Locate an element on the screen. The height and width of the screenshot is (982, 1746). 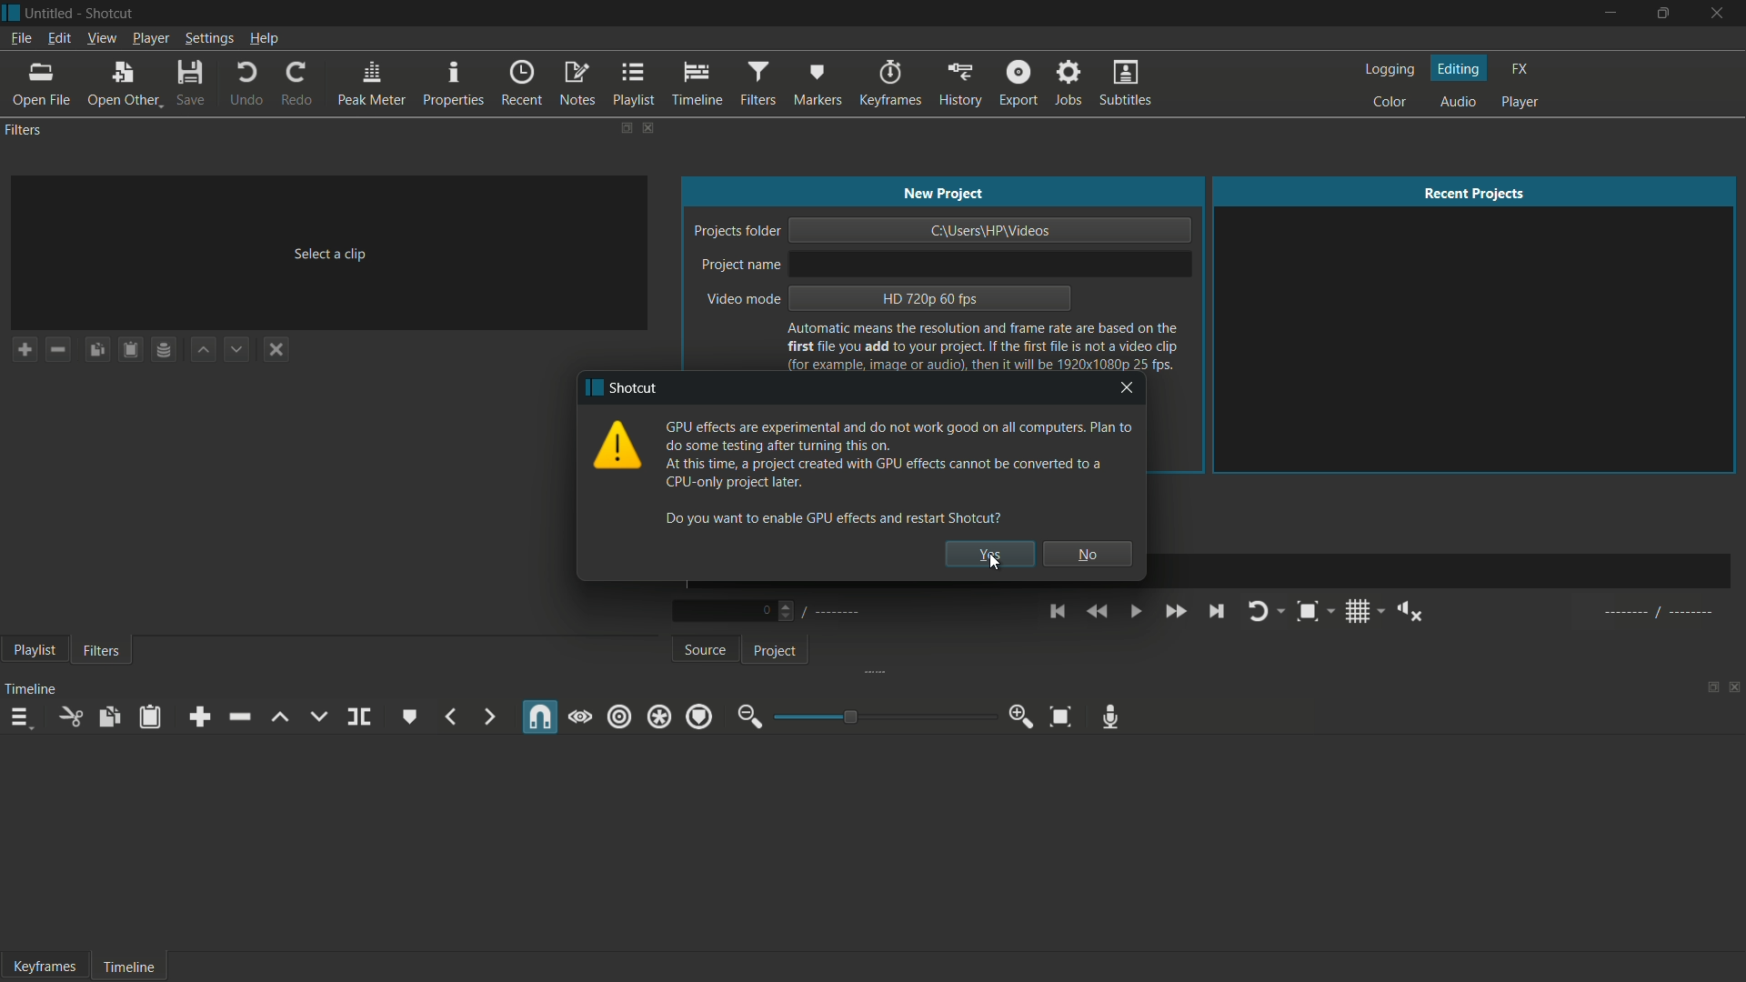
toggle zoom is located at coordinates (1313, 612).